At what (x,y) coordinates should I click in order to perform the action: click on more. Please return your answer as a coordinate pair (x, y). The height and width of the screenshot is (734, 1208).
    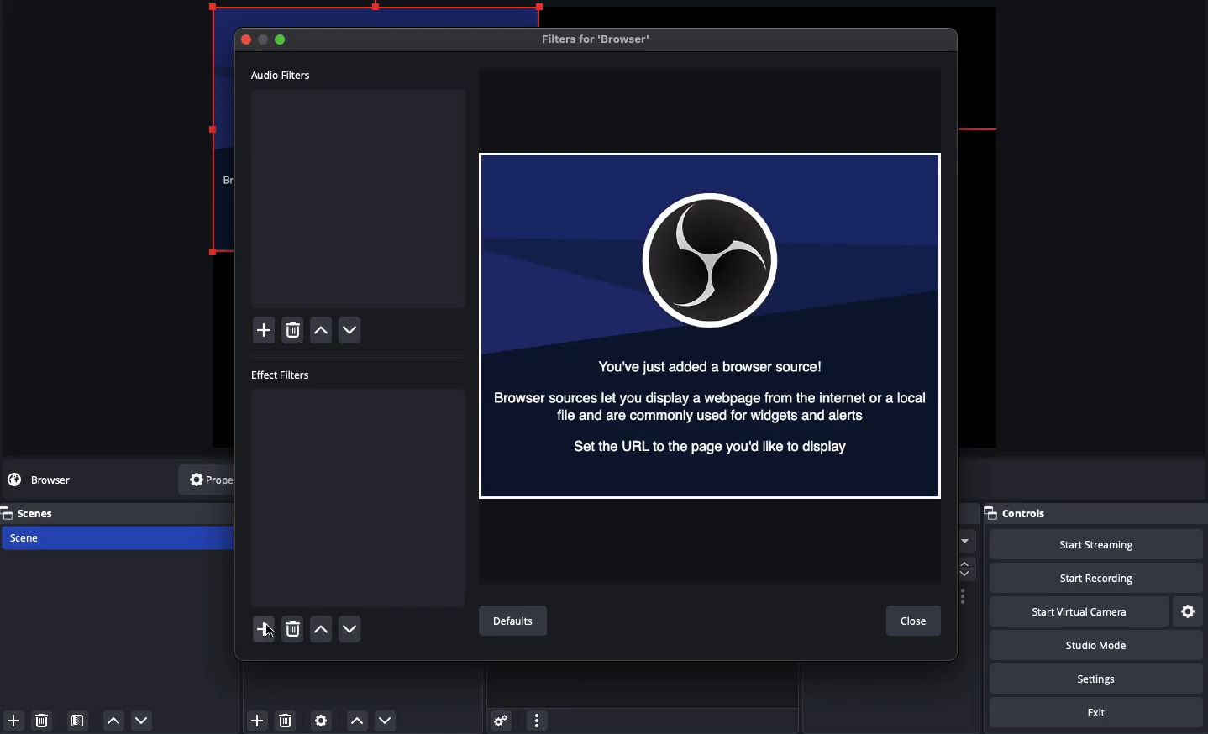
    Looking at the image, I should click on (538, 721).